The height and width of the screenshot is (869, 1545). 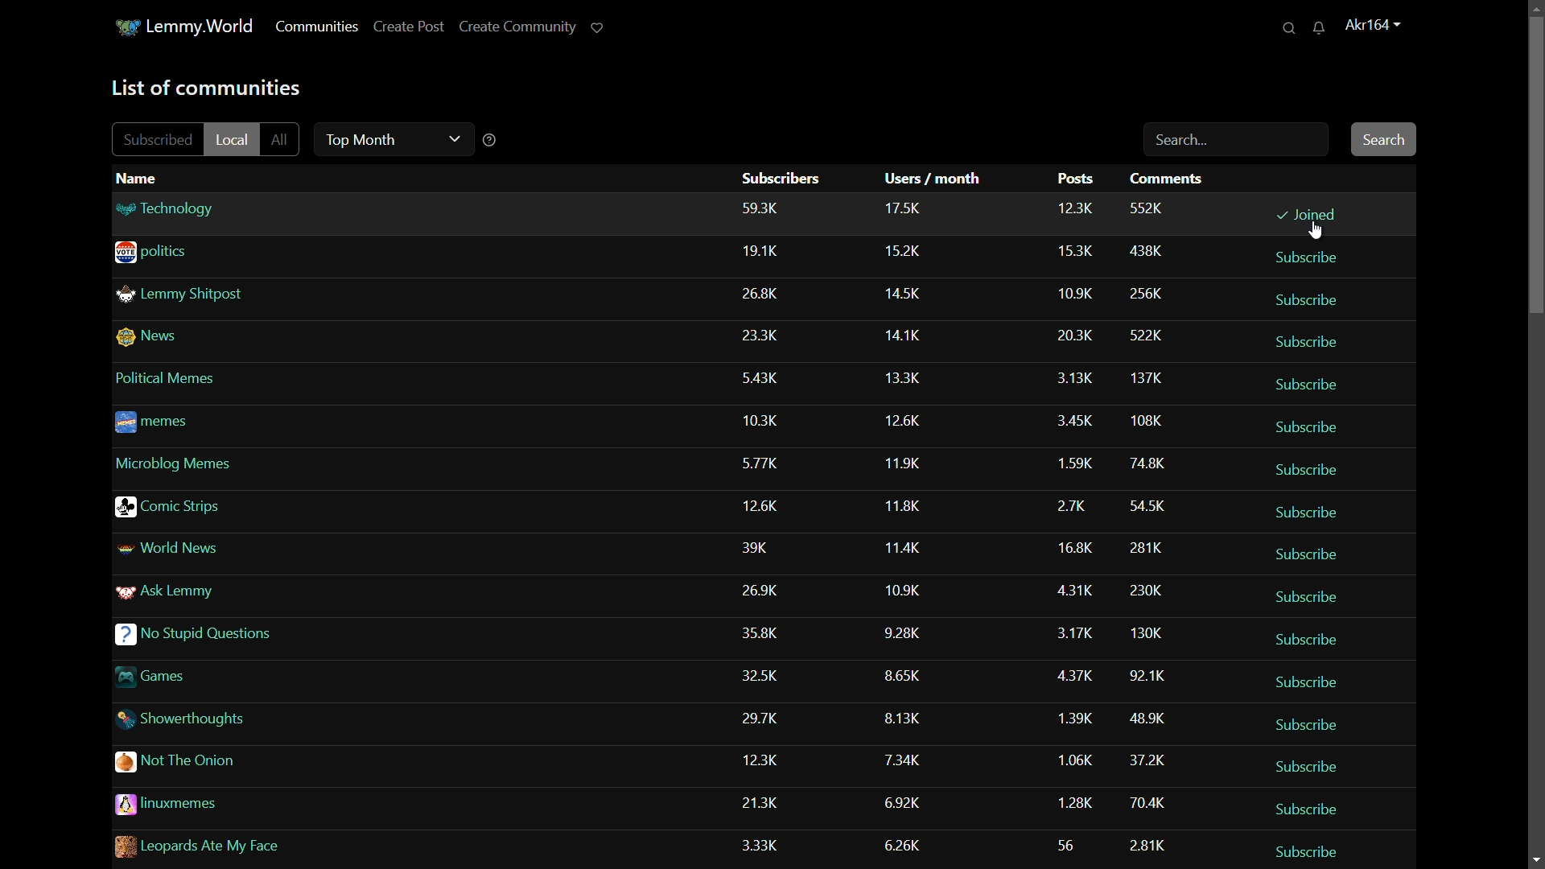 I want to click on search button, so click(x=1385, y=138).